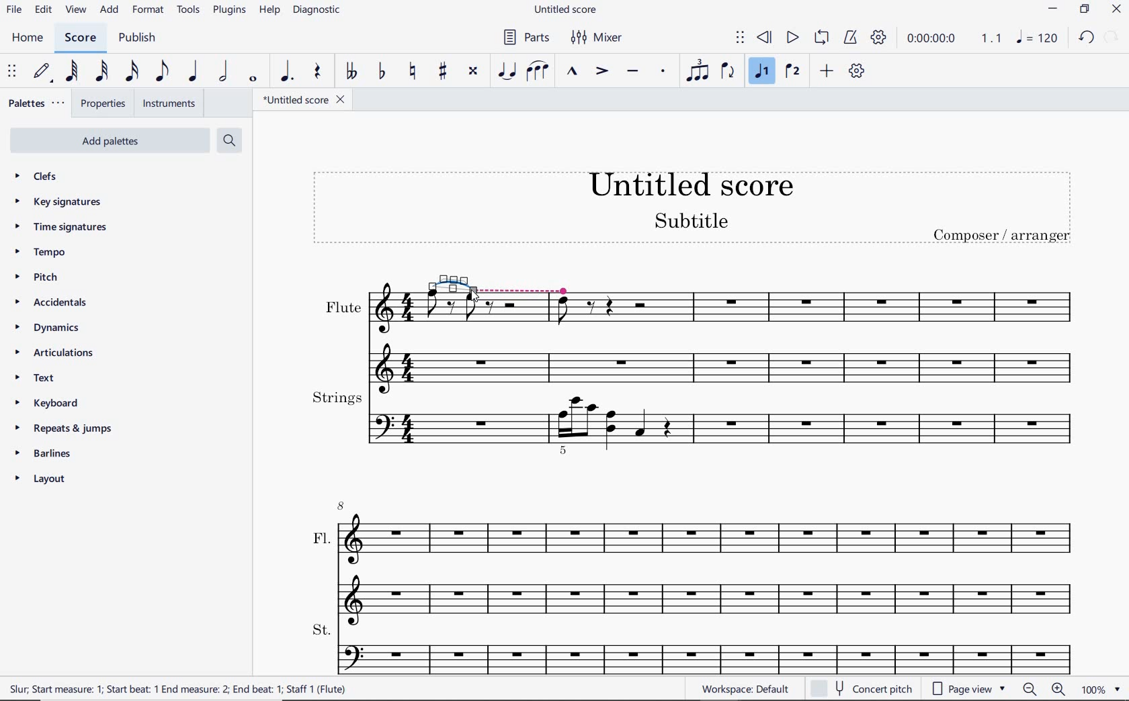  What do you see at coordinates (1084, 9) in the screenshot?
I see `restore down` at bounding box center [1084, 9].